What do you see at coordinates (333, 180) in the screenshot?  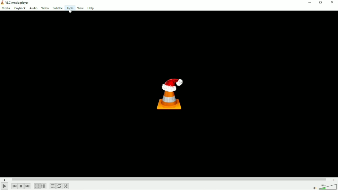 I see `Total duration` at bounding box center [333, 180].